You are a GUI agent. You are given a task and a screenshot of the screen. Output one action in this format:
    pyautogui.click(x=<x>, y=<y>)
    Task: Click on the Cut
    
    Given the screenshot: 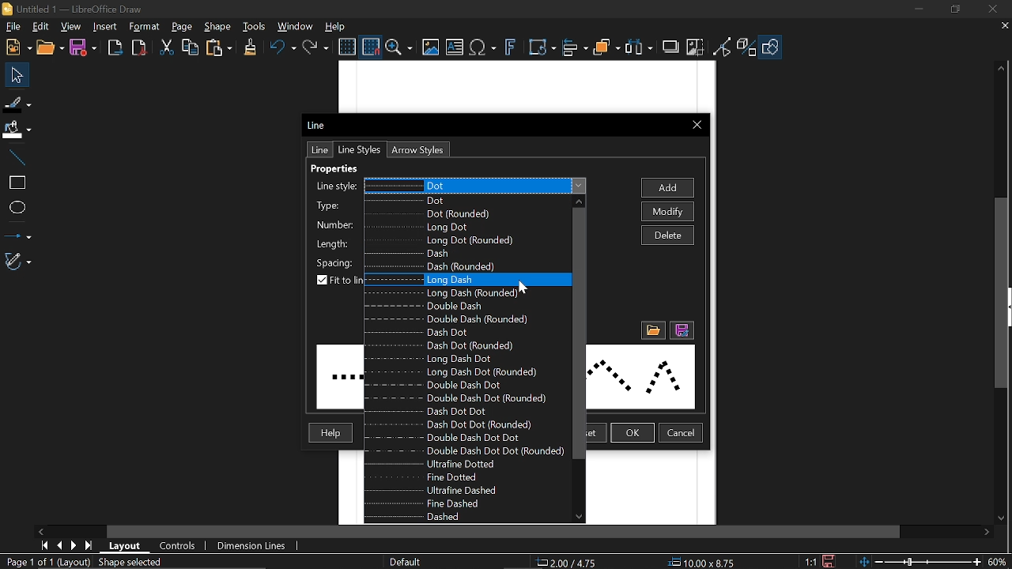 What is the action you would take?
    pyautogui.click(x=168, y=48)
    